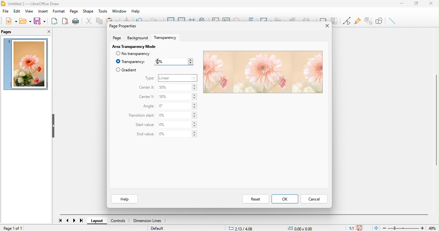 The height and width of the screenshot is (232, 439). Describe the element at coordinates (357, 20) in the screenshot. I see `glue point function` at that location.